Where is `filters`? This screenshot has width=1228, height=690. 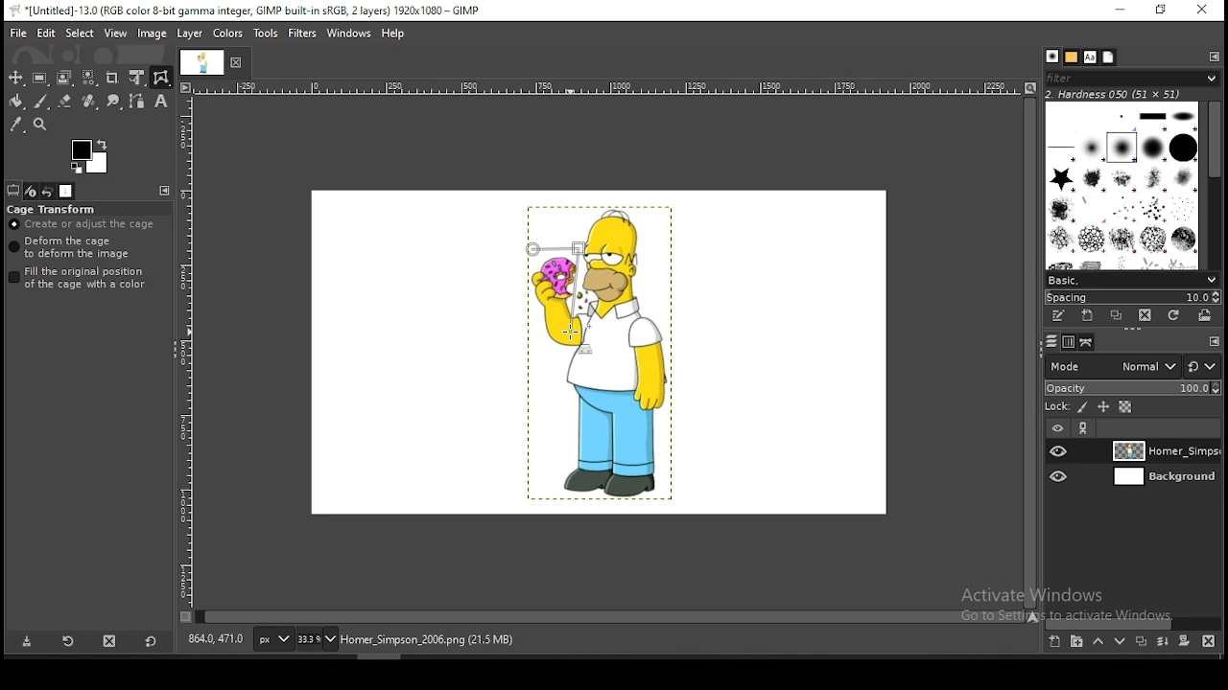
filters is located at coordinates (303, 34).